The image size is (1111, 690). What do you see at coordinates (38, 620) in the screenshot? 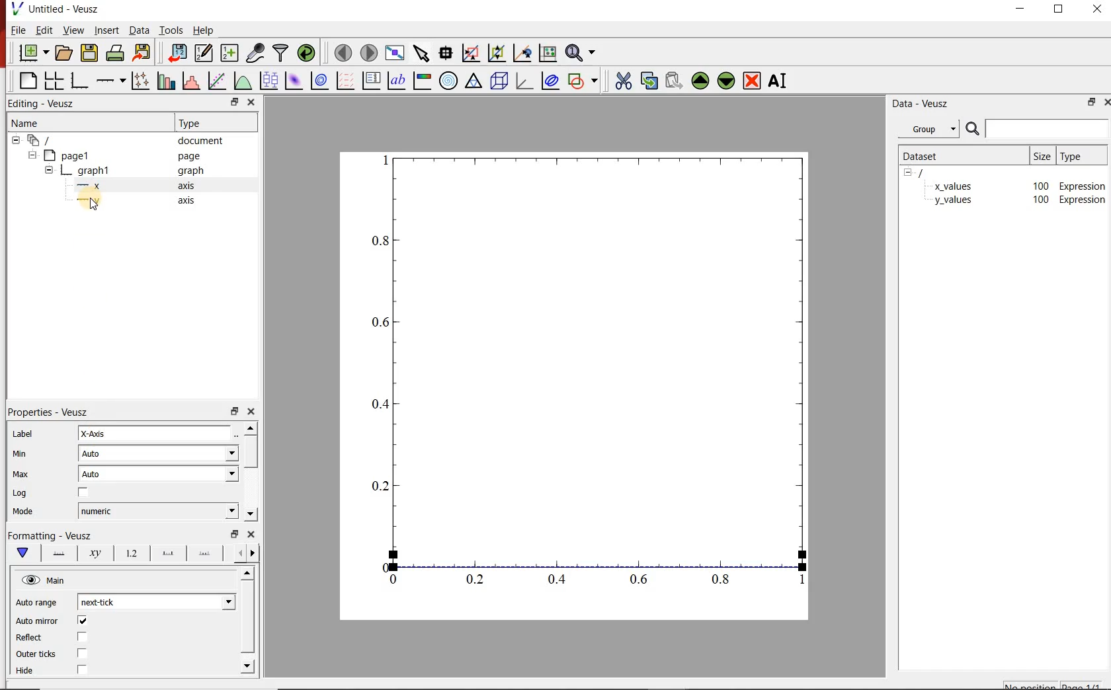
I see `‘Auto mirror` at bounding box center [38, 620].